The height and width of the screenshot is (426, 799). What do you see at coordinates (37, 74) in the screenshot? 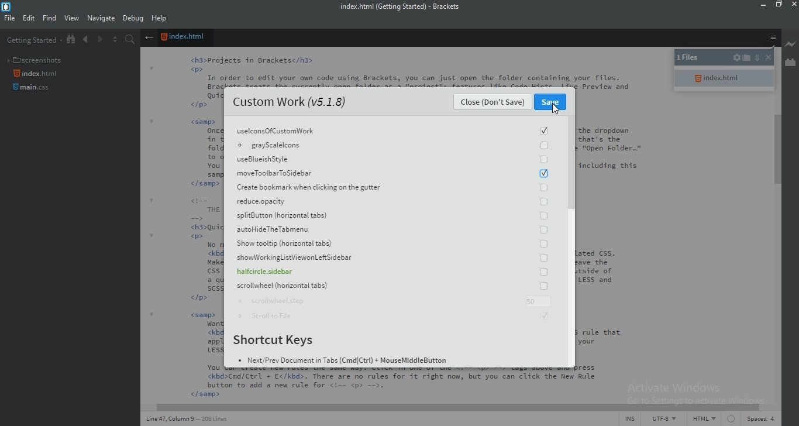
I see `Index.html` at bounding box center [37, 74].